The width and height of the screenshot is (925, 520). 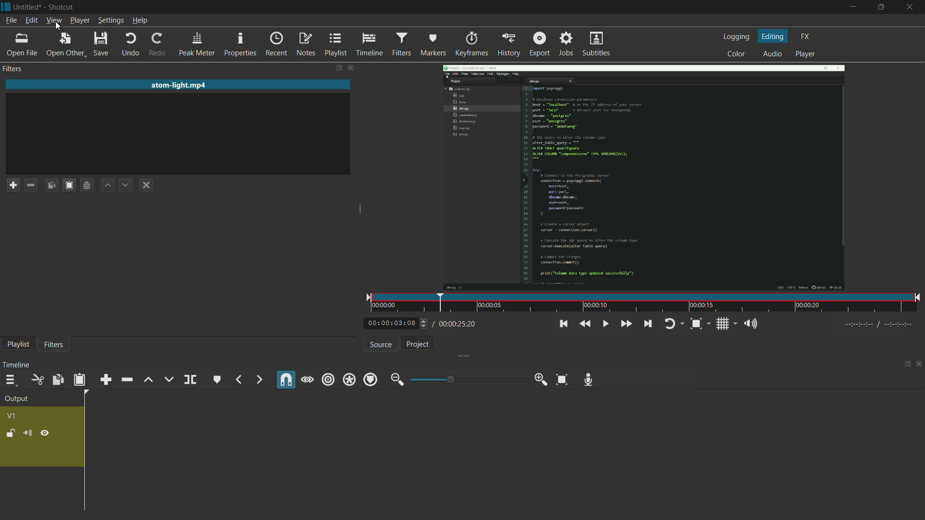 I want to click on paste, so click(x=79, y=380).